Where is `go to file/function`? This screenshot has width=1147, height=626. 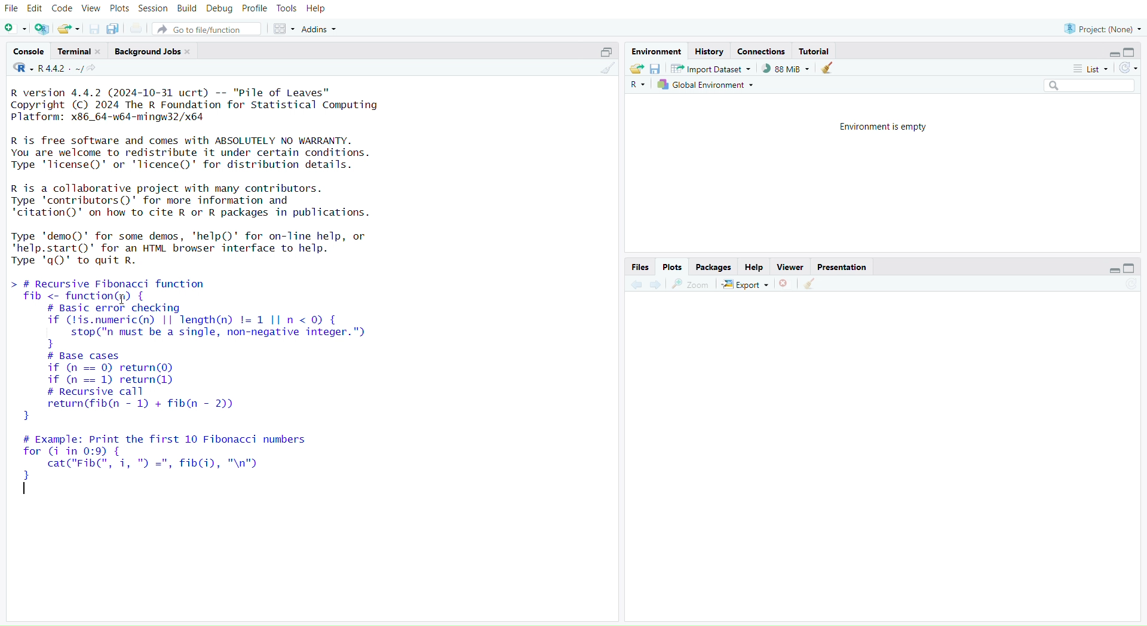 go to file/function is located at coordinates (207, 30).